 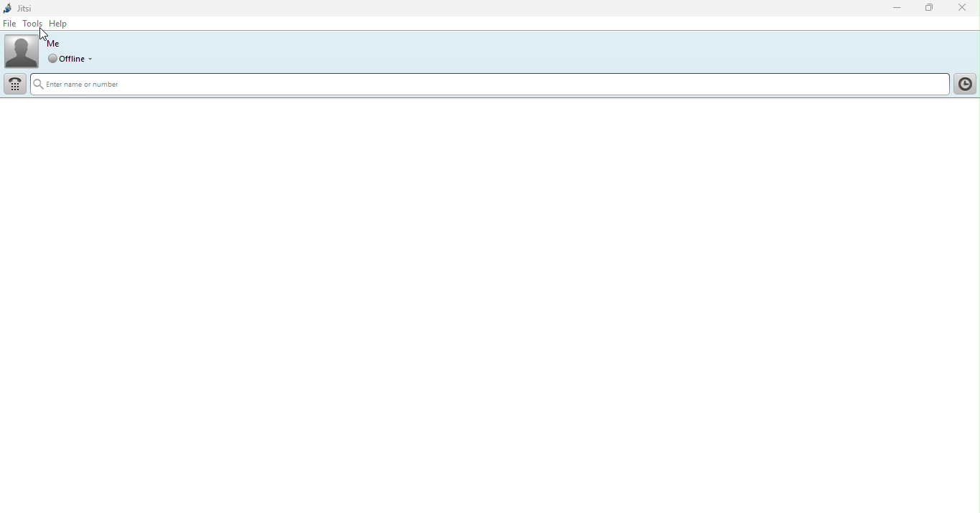 What do you see at coordinates (54, 44) in the screenshot?
I see `Me` at bounding box center [54, 44].